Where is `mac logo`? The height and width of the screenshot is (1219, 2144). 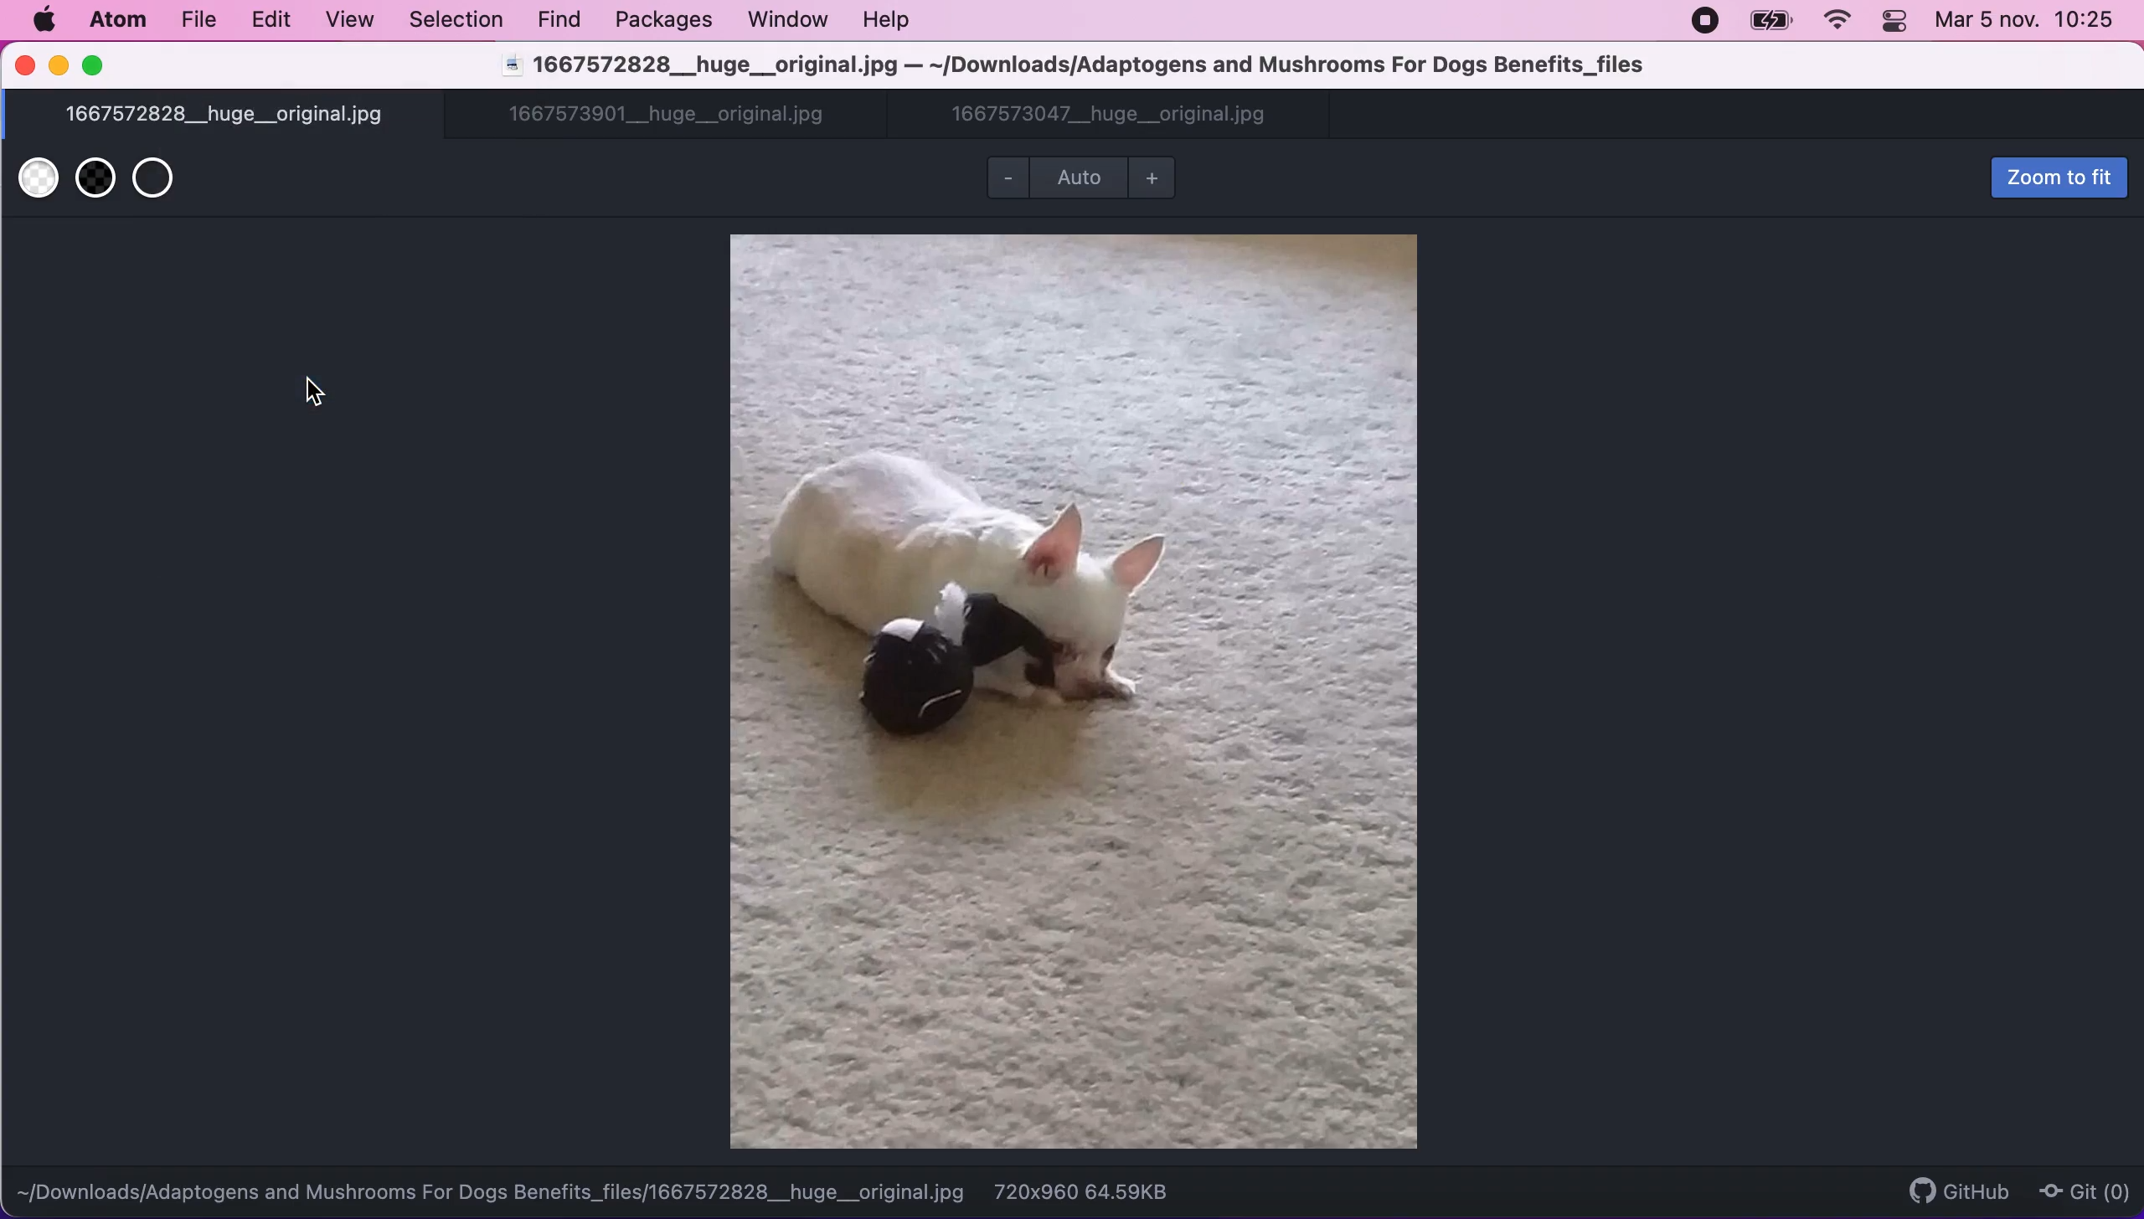
mac logo is located at coordinates (45, 22).